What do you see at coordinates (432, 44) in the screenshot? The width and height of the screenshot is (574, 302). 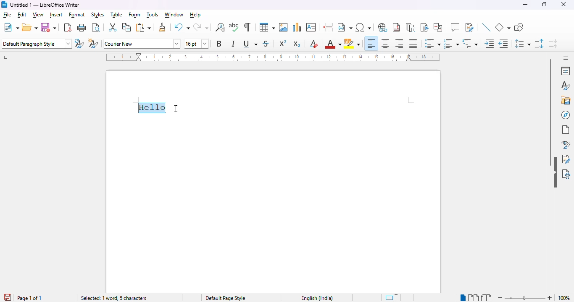 I see `toggle unordered list` at bounding box center [432, 44].